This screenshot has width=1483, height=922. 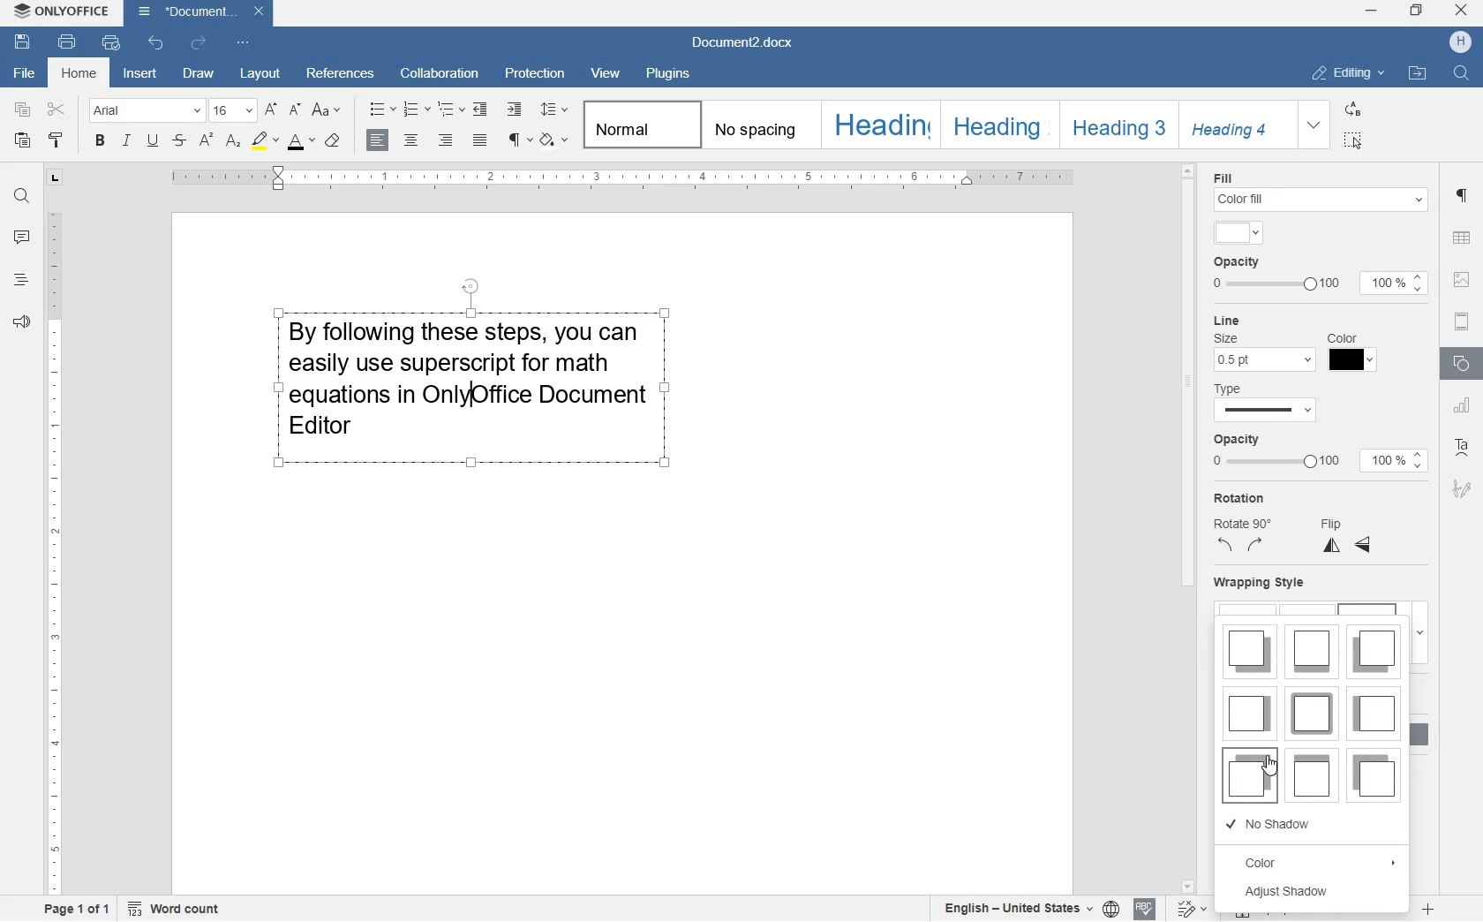 What do you see at coordinates (1352, 140) in the screenshot?
I see `SELECT ALL` at bounding box center [1352, 140].